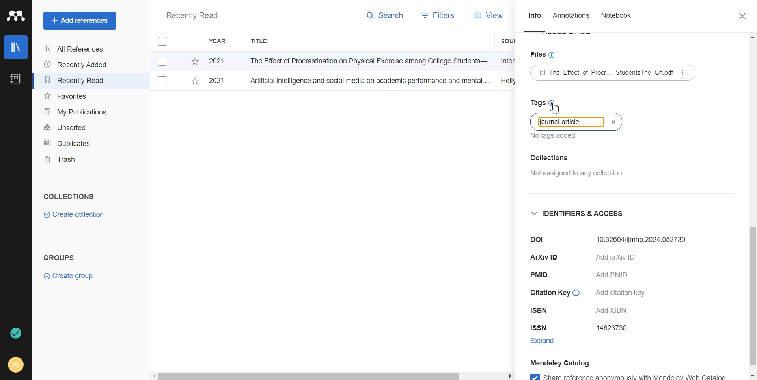 Image resolution: width=757 pixels, height=380 pixels. I want to click on Horizontal scroll bar, so click(332, 375).